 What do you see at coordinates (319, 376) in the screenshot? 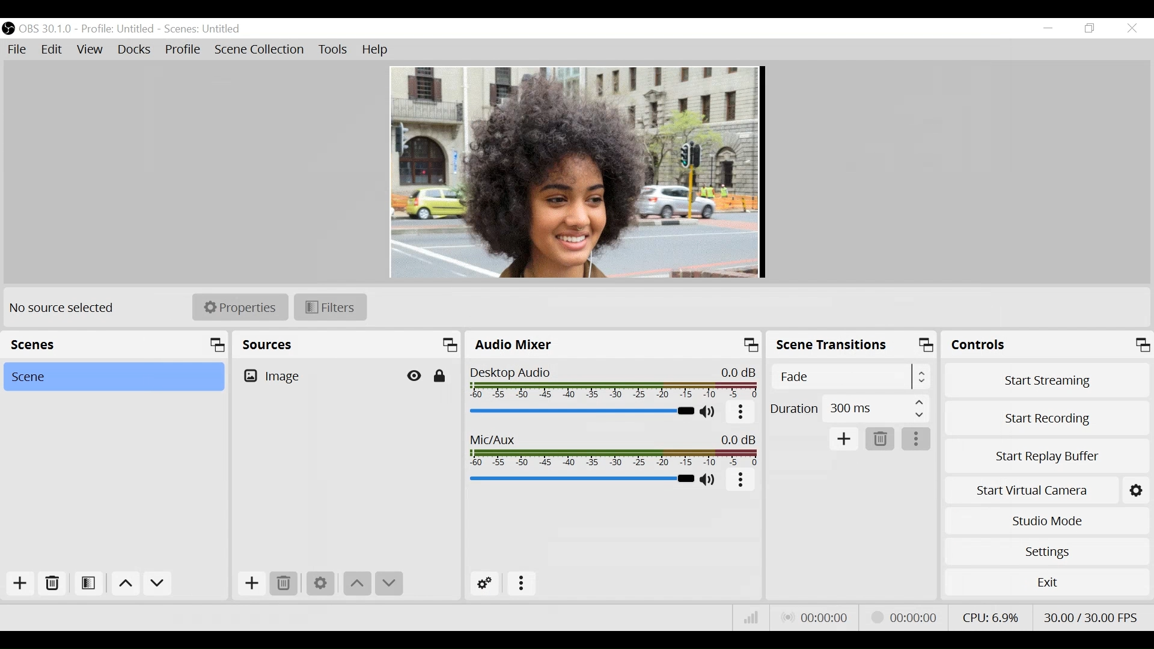
I see `Image` at bounding box center [319, 376].